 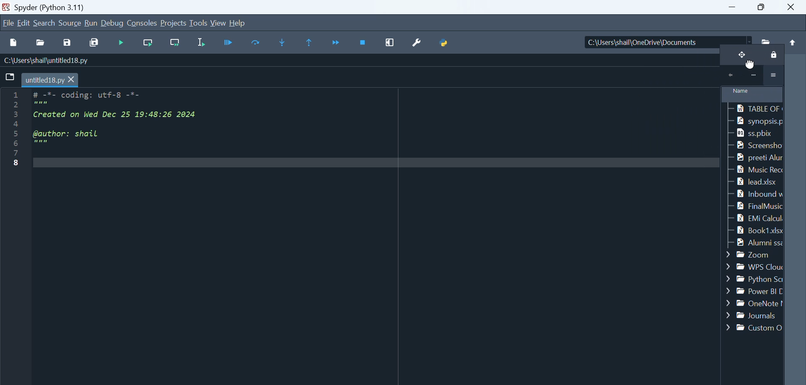 I want to click on open parent directory, so click(x=794, y=39).